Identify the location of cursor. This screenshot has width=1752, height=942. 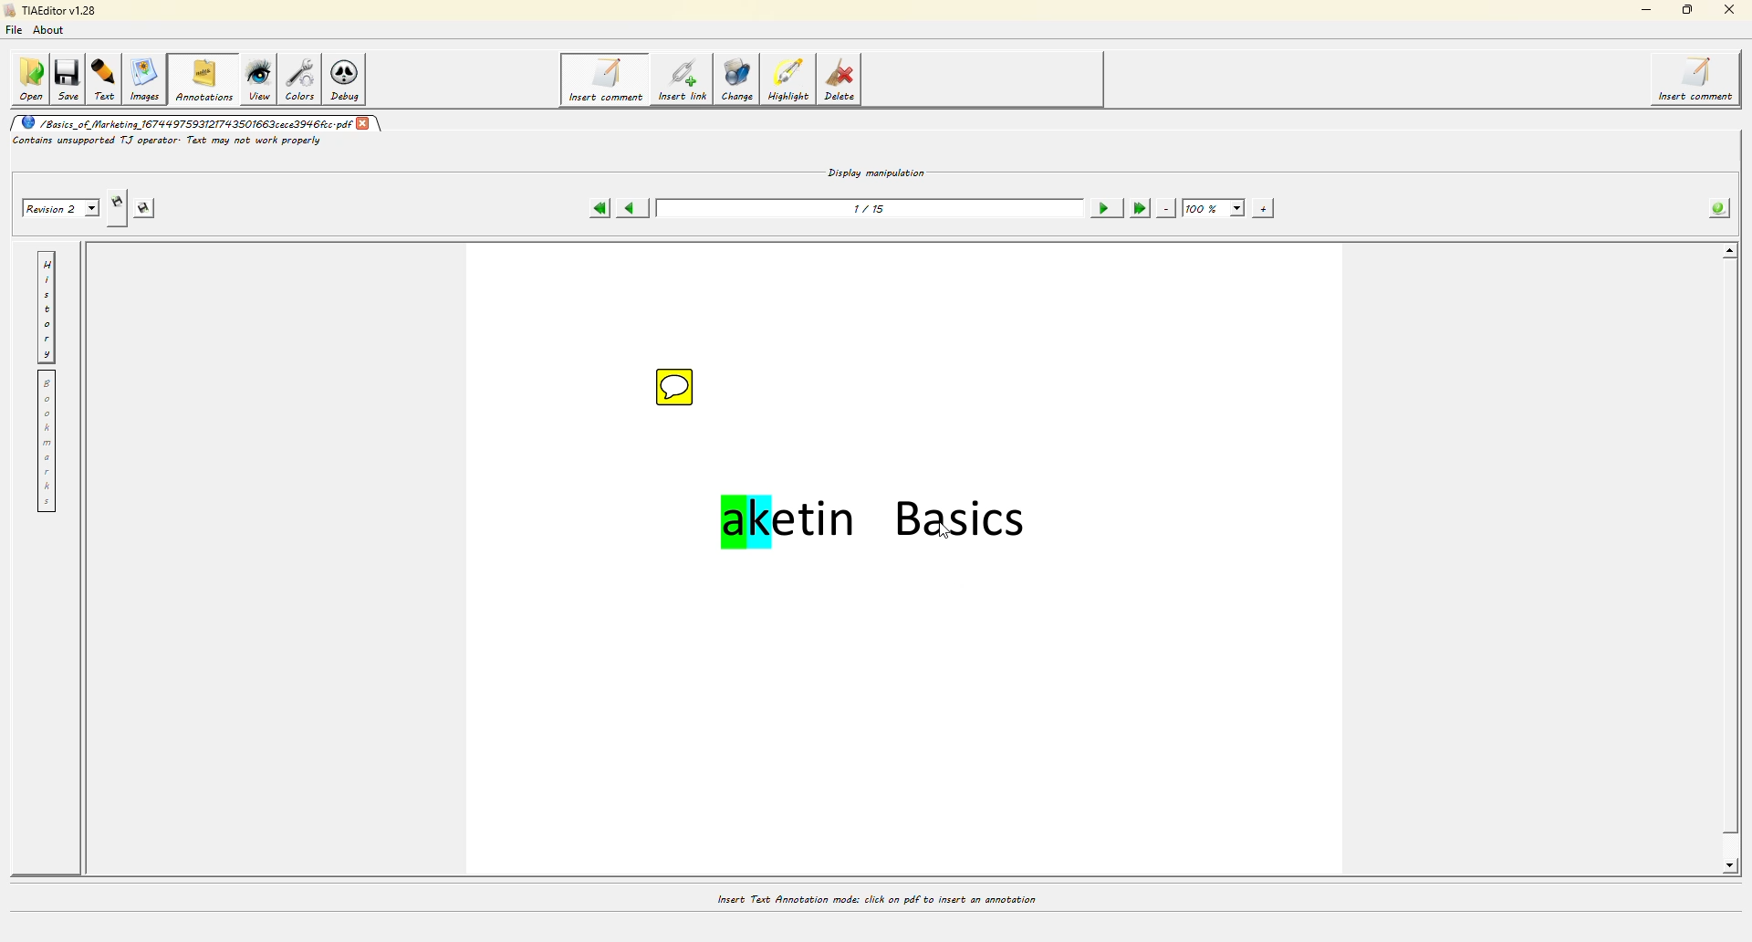
(947, 532).